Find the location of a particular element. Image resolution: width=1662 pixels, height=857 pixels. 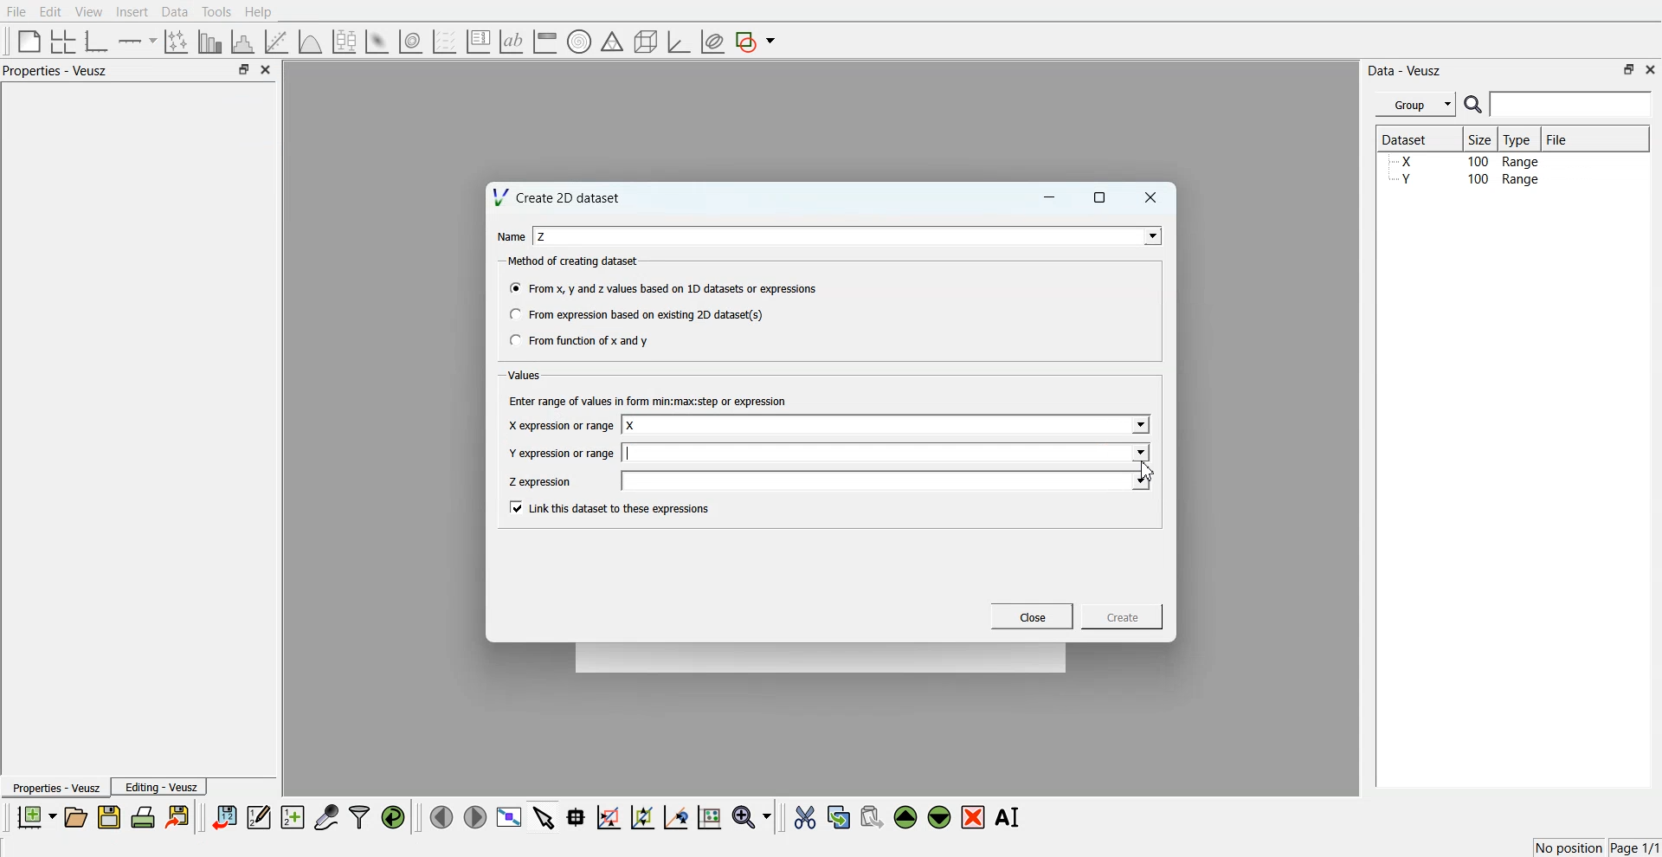

Ternary Graph is located at coordinates (612, 41).